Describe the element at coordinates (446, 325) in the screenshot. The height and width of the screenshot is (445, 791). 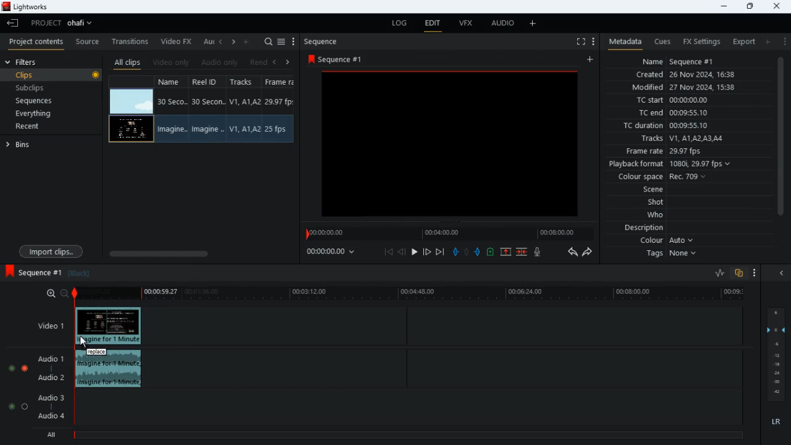
I see `timeline tracks` at that location.